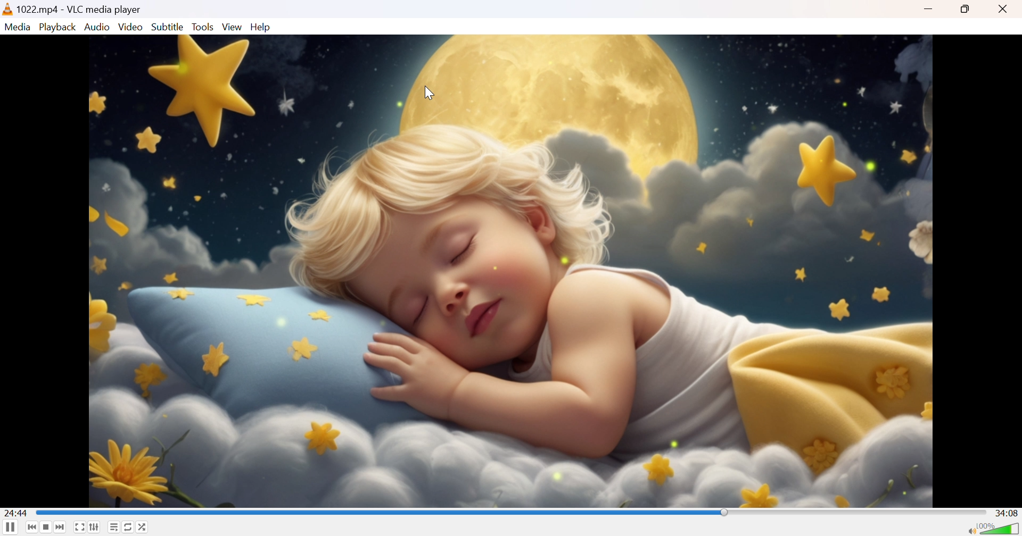  Describe the element at coordinates (79, 527) in the screenshot. I see `Toggle the video in fullscreen` at that location.